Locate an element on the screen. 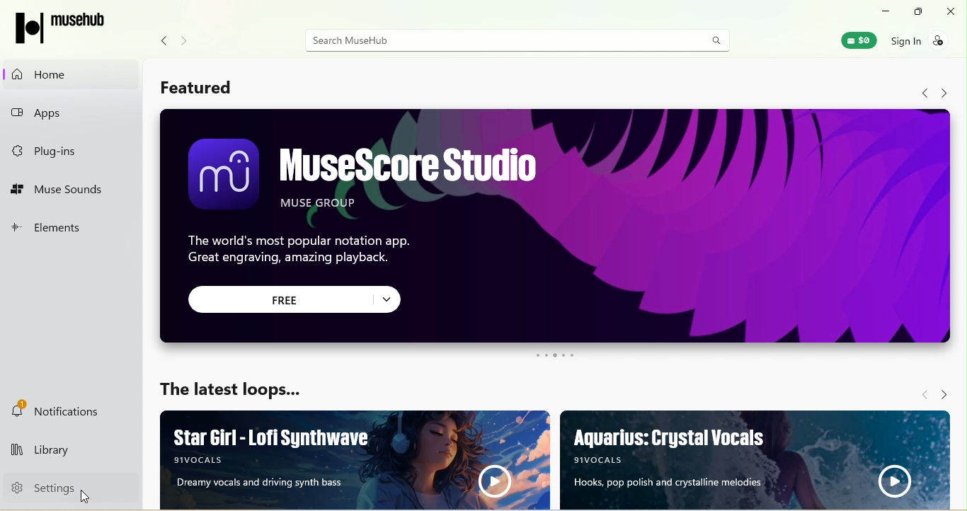  Navigate forward is located at coordinates (943, 396).